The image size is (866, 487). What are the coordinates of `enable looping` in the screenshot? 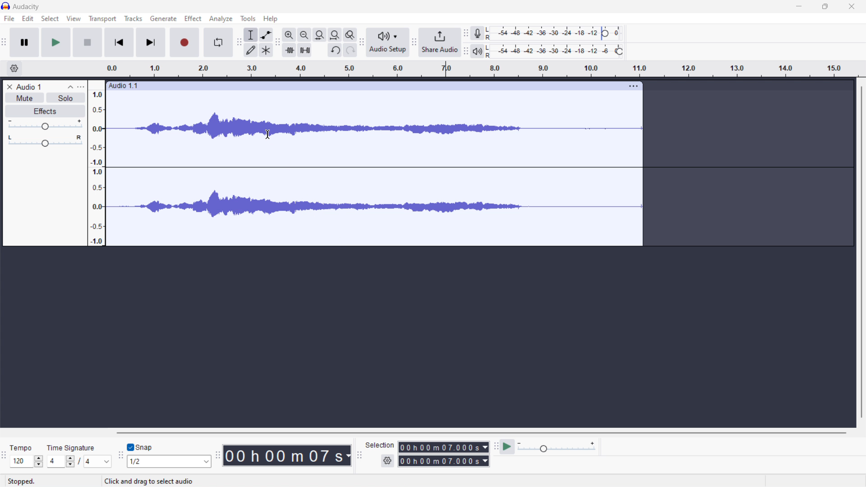 It's located at (217, 43).